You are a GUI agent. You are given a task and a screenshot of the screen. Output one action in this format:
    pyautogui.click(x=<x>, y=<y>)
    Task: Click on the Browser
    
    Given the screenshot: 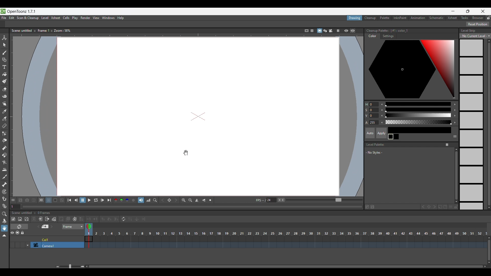 What is the action you would take?
    pyautogui.click(x=478, y=18)
    